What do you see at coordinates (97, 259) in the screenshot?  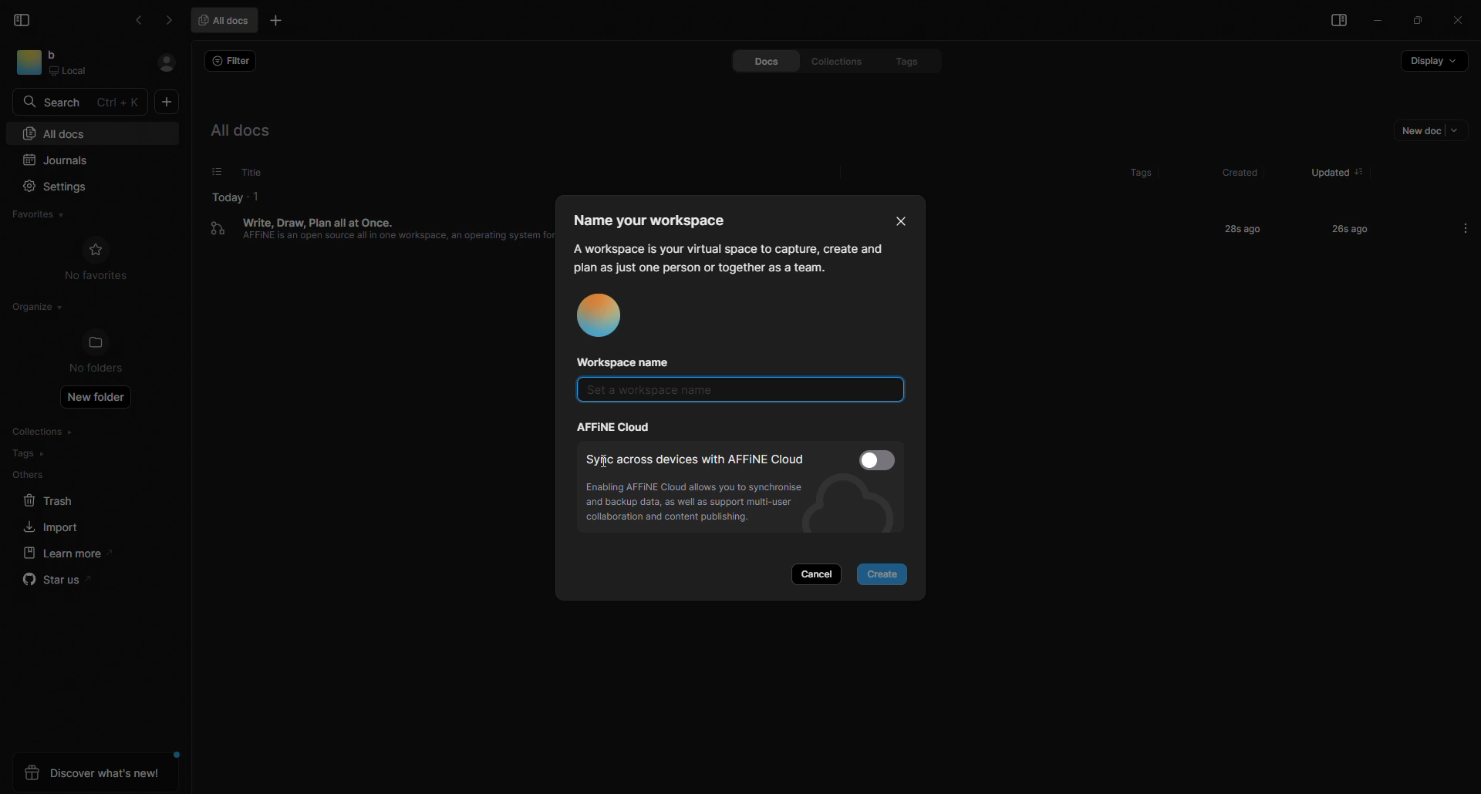 I see `no favorites` at bounding box center [97, 259].